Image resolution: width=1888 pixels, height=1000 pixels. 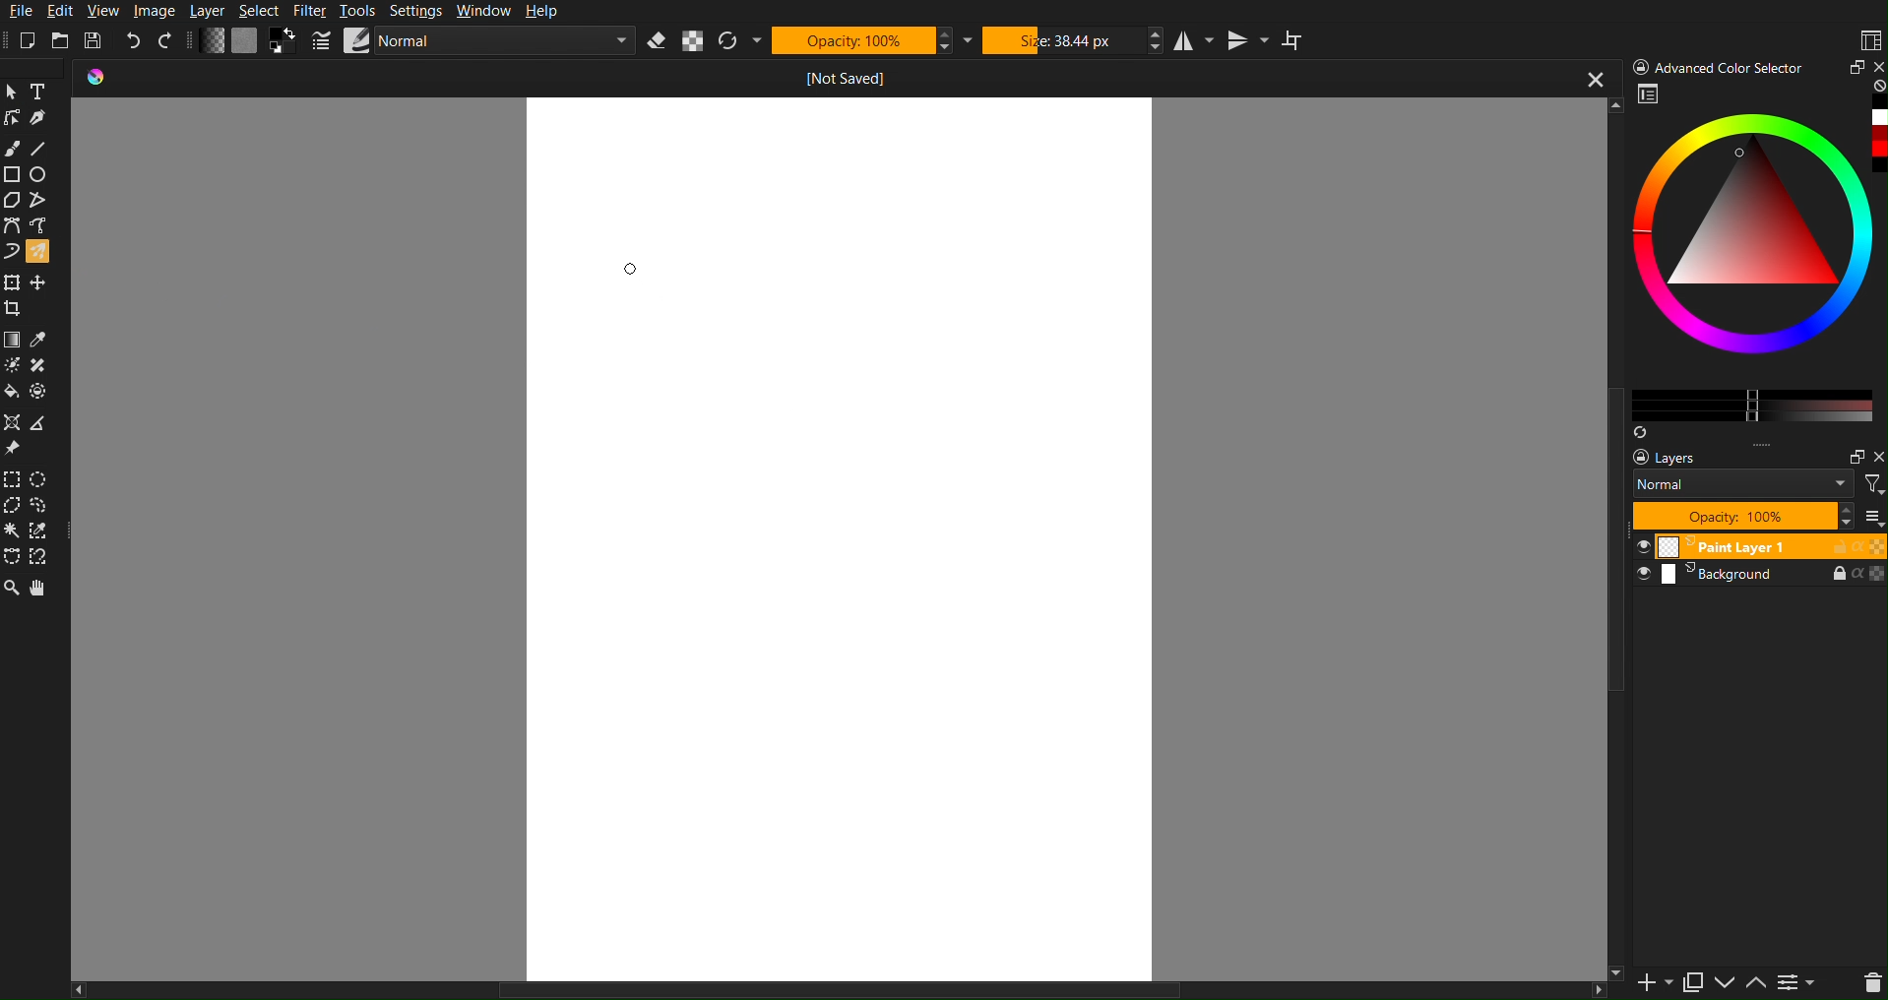 What do you see at coordinates (1640, 428) in the screenshot?
I see `sync` at bounding box center [1640, 428].